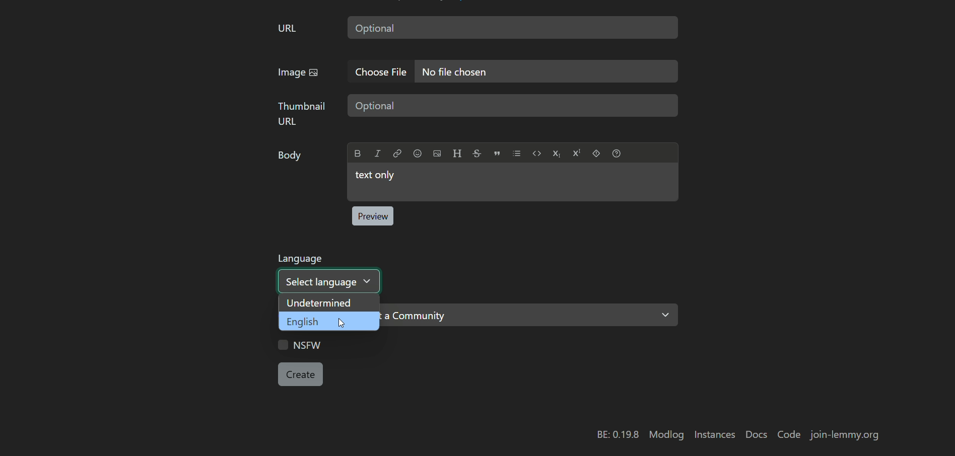 The image size is (955, 456). I want to click on BE: 0.19.8, so click(618, 435).